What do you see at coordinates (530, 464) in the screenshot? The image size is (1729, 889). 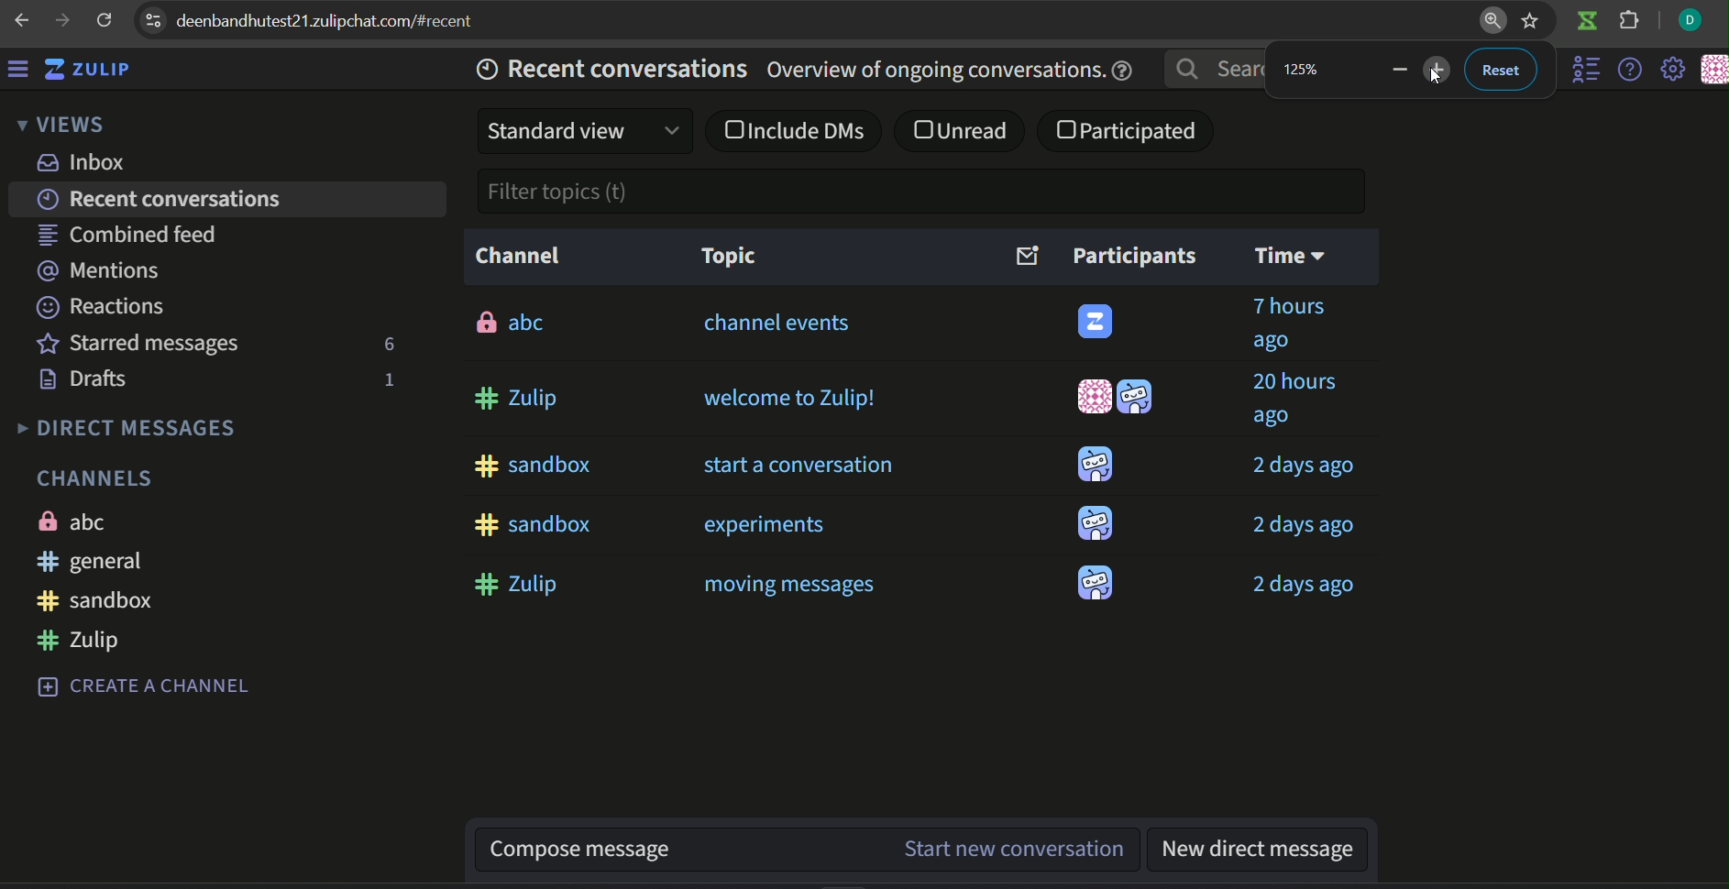 I see `#sandbox` at bounding box center [530, 464].